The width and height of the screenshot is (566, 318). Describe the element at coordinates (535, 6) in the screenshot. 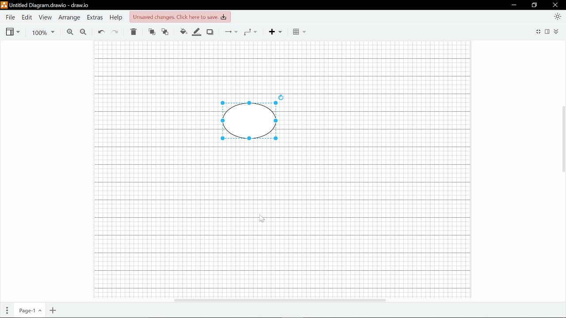

I see `Restore down` at that location.